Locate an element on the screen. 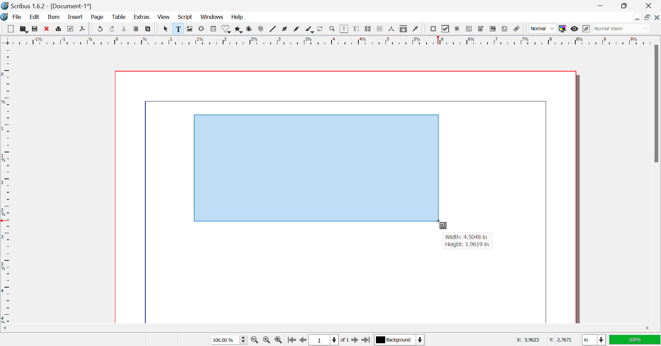 The image size is (661, 346). in is located at coordinates (592, 340).